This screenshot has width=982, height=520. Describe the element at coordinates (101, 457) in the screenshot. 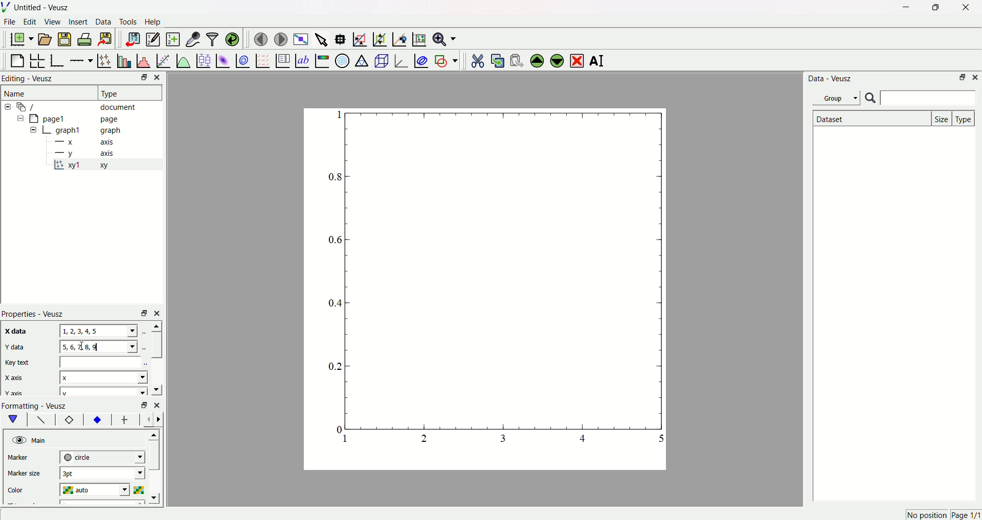

I see `circle` at that location.